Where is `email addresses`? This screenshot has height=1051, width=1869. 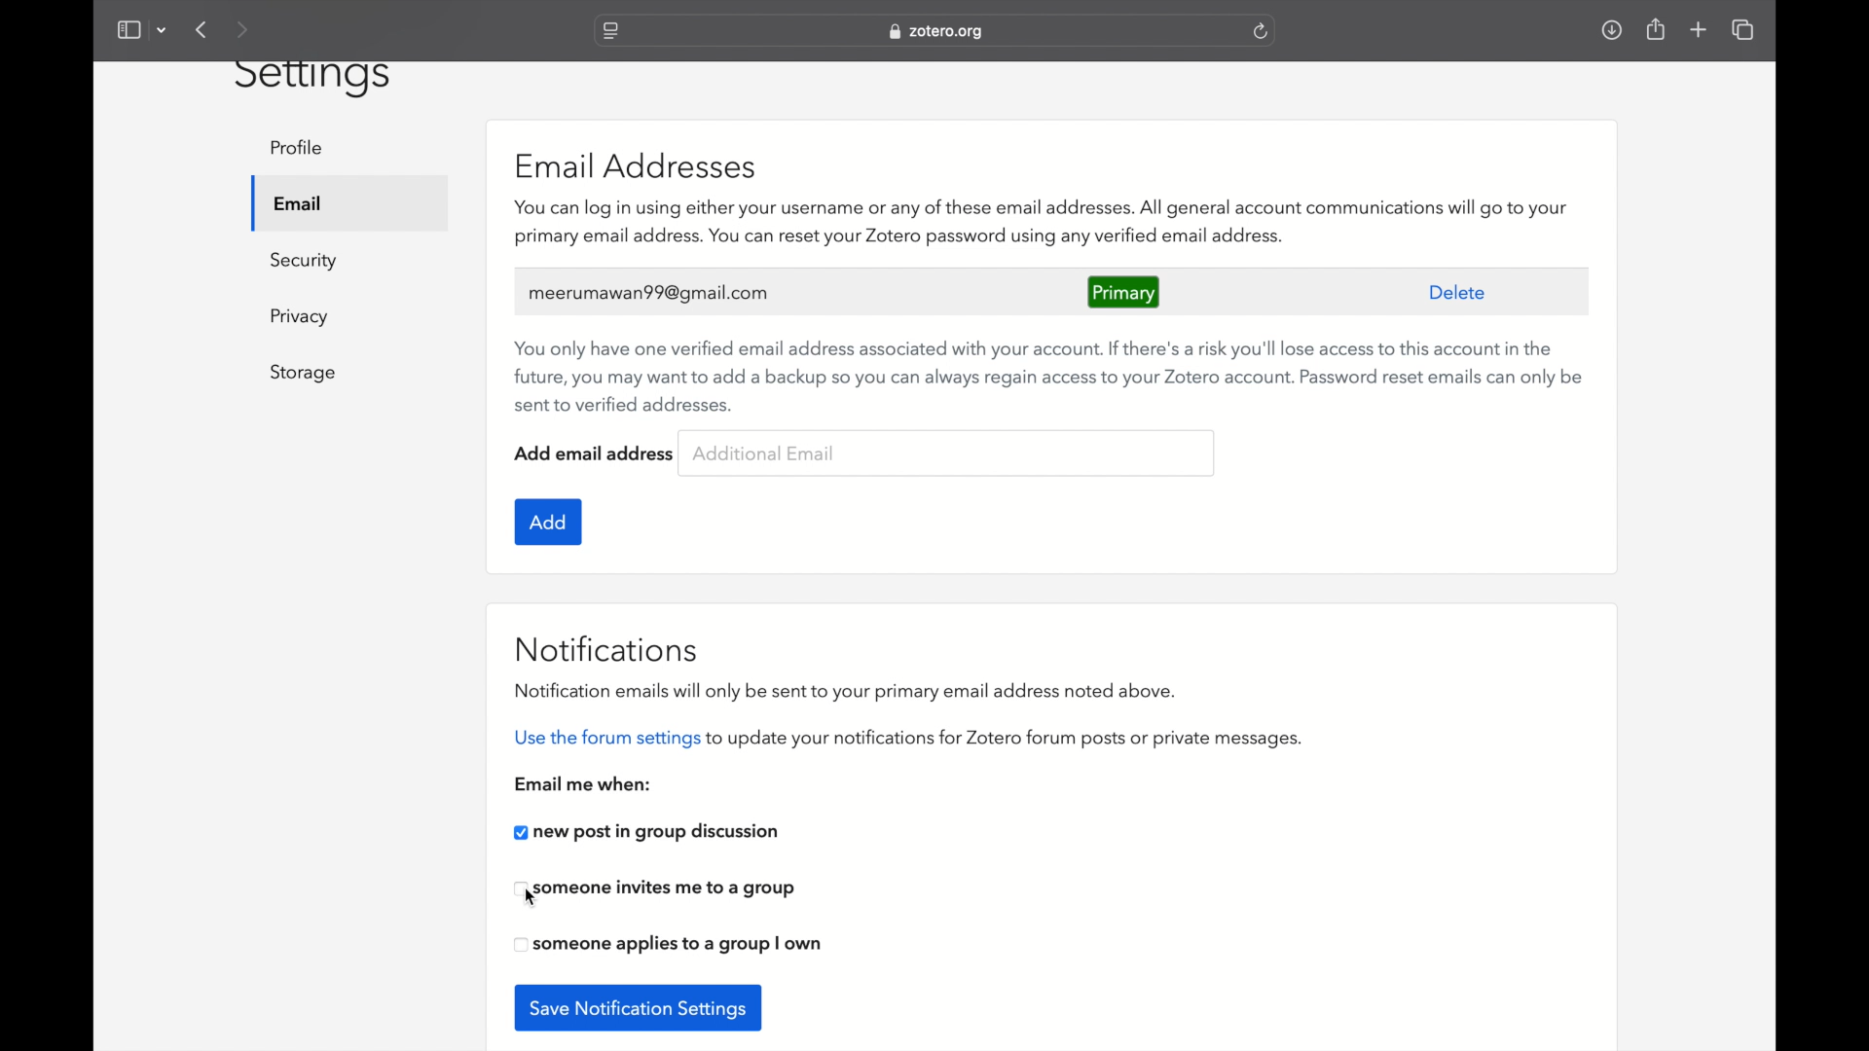
email addresses is located at coordinates (635, 164).